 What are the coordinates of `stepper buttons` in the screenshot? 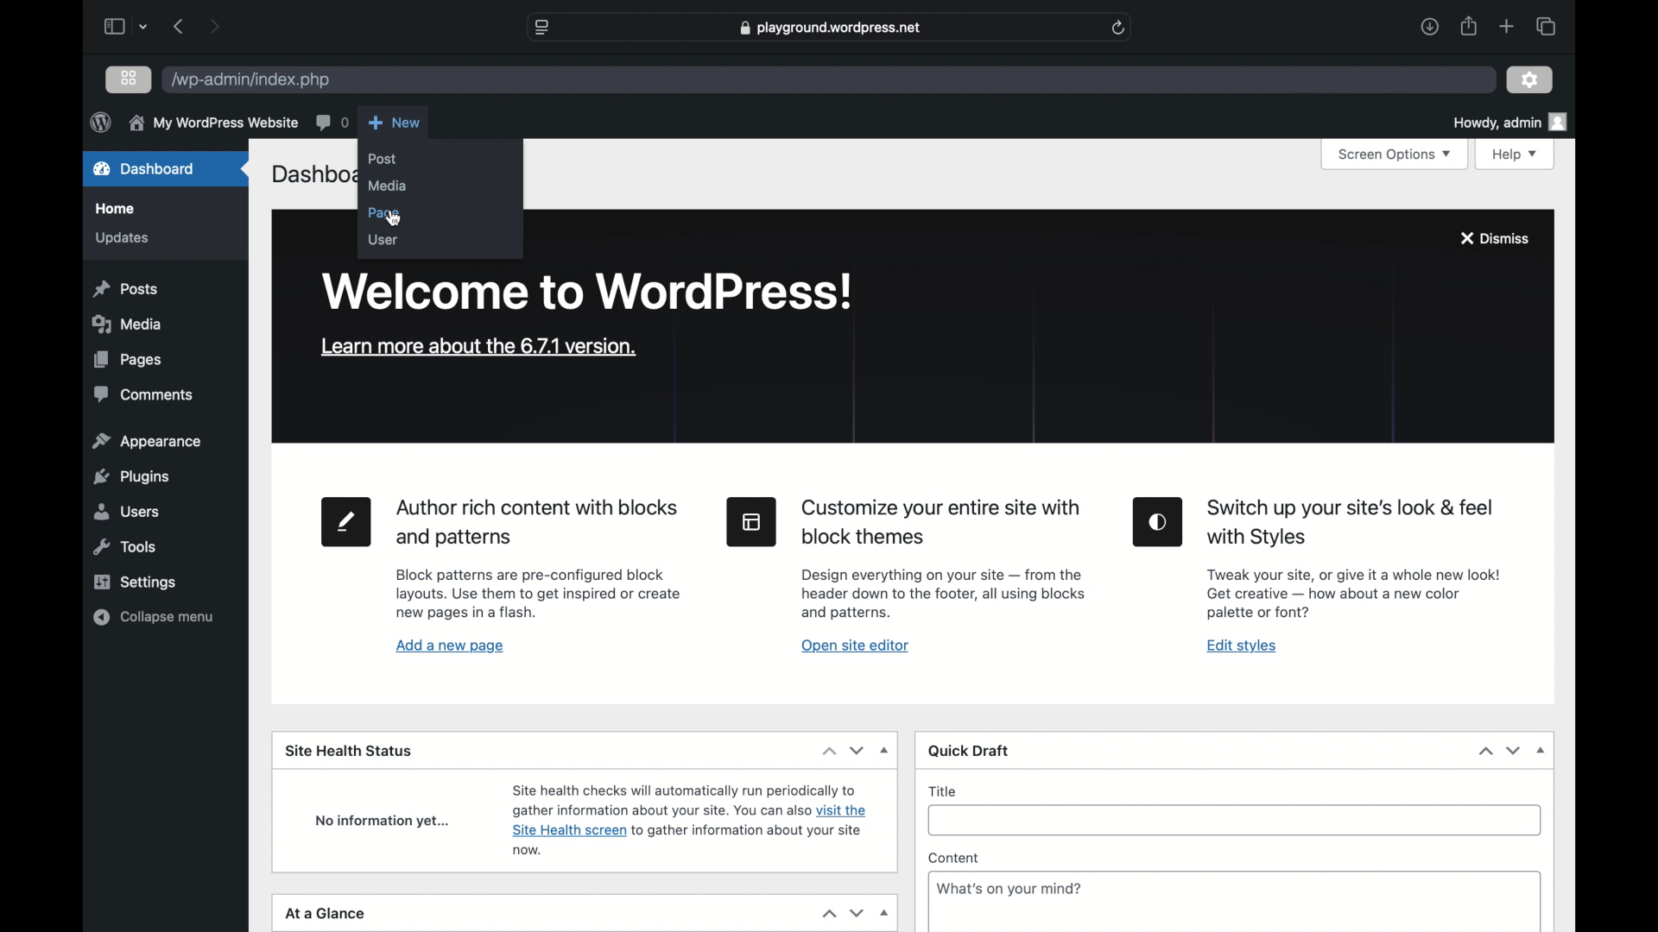 It's located at (1502, 751).